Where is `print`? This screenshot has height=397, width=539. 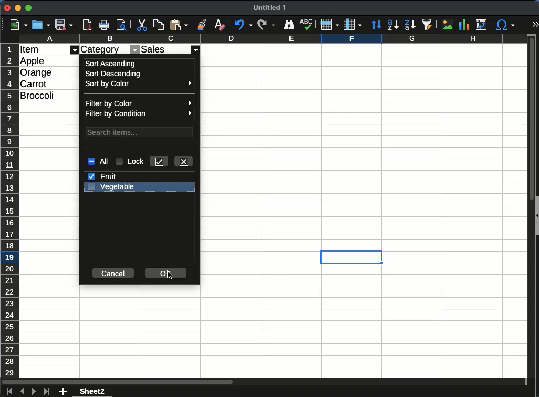 print is located at coordinates (121, 24).